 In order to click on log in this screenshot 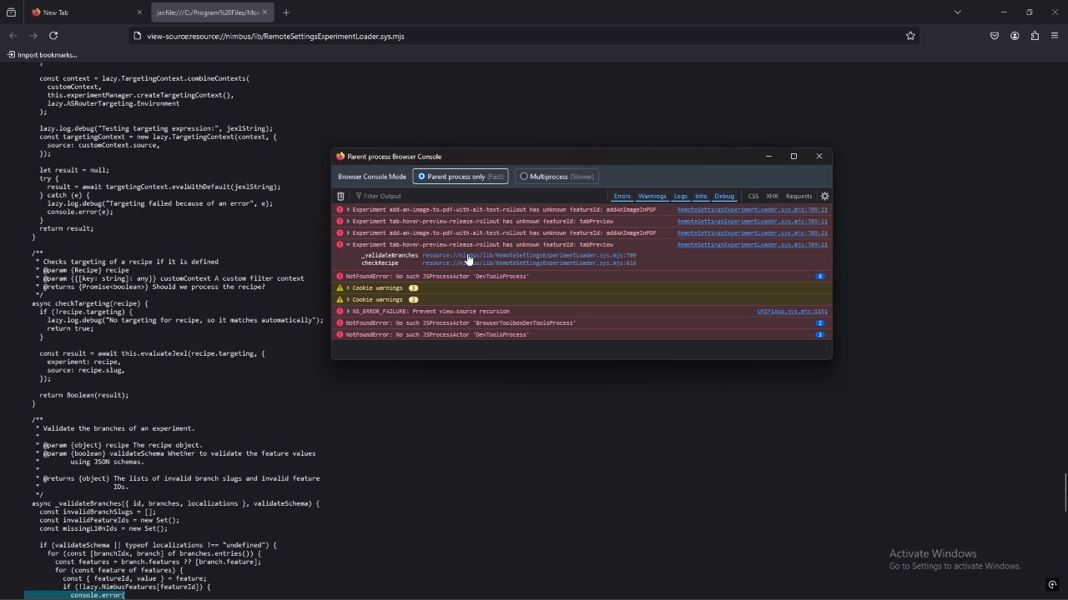, I will do `click(495, 222)`.